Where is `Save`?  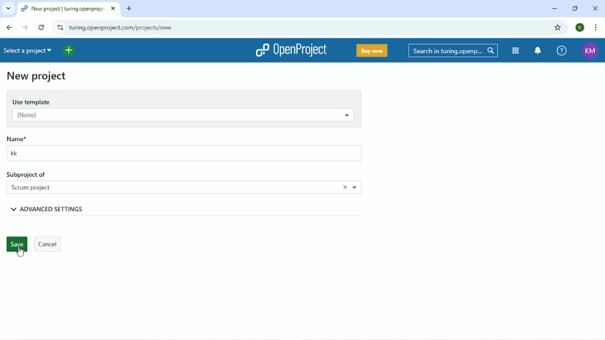
Save is located at coordinates (16, 245).